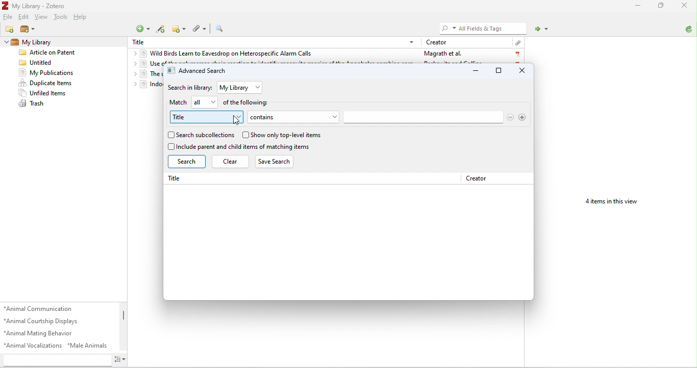 This screenshot has height=368, width=697. I want to click on animal mating behavior, so click(39, 333).